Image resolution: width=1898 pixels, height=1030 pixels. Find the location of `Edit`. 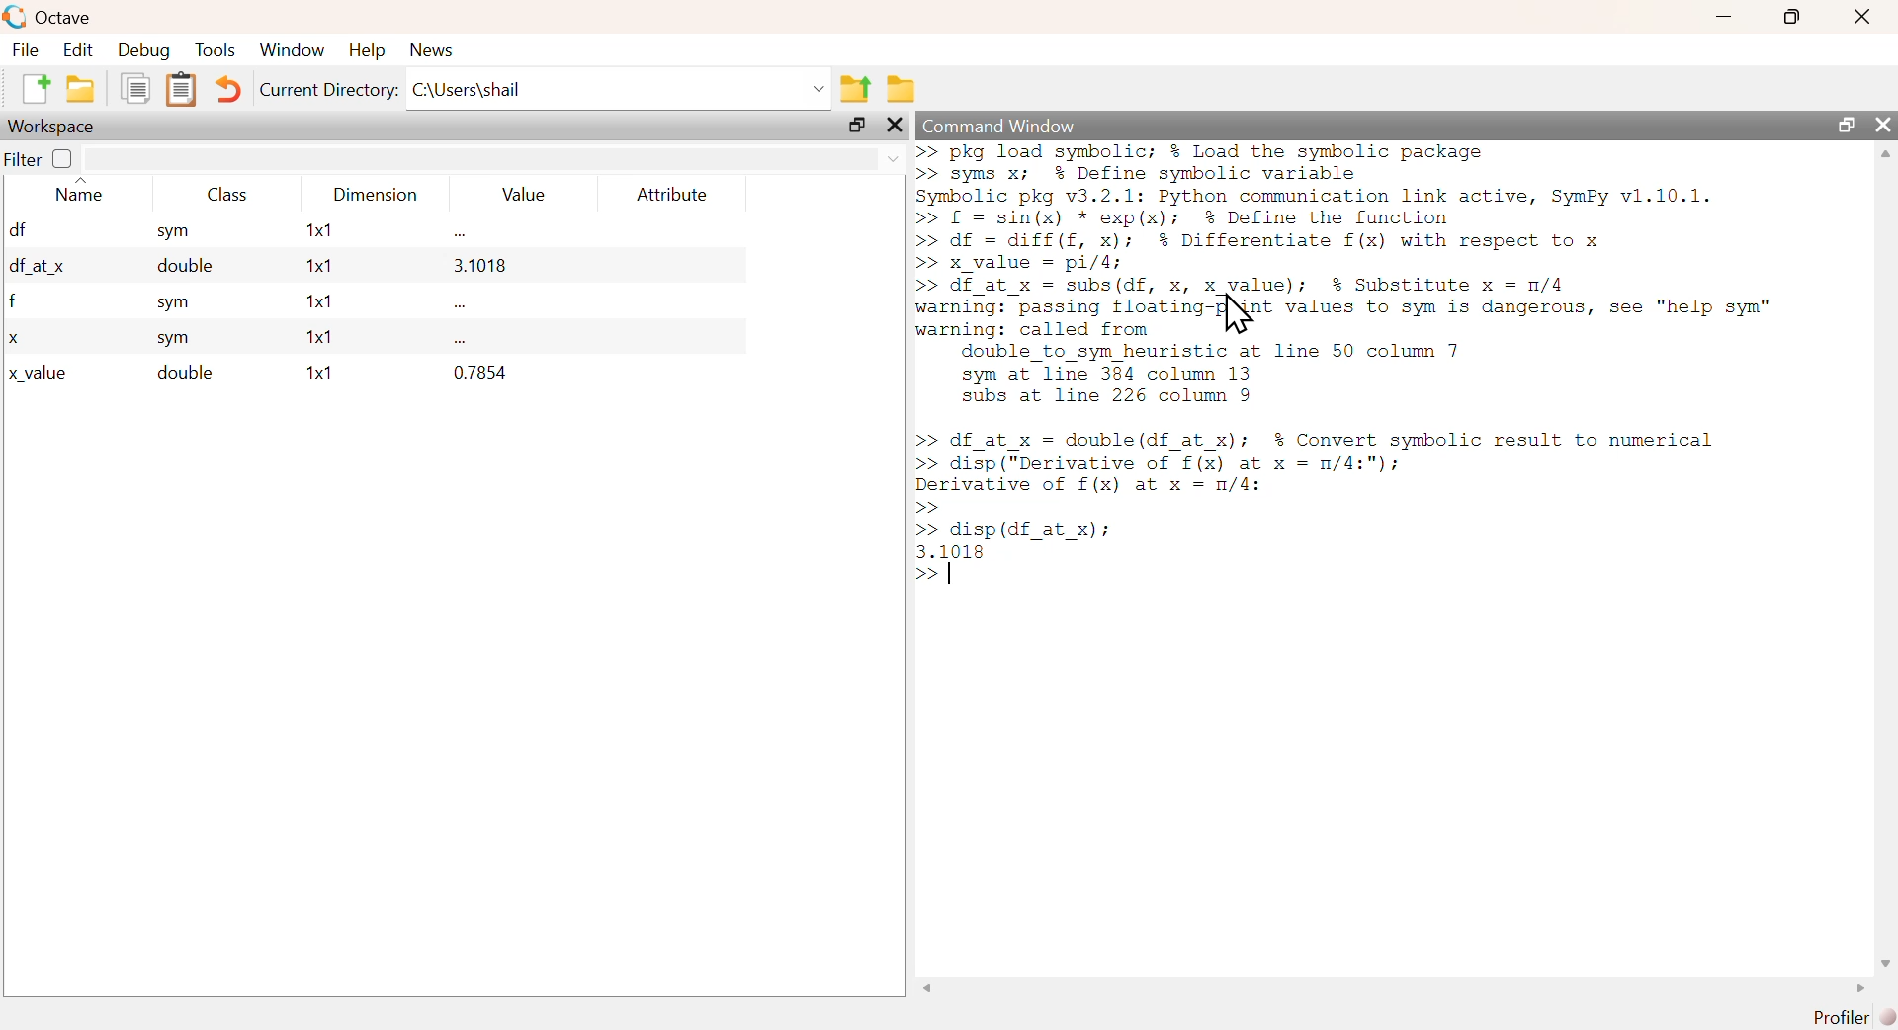

Edit is located at coordinates (73, 50).